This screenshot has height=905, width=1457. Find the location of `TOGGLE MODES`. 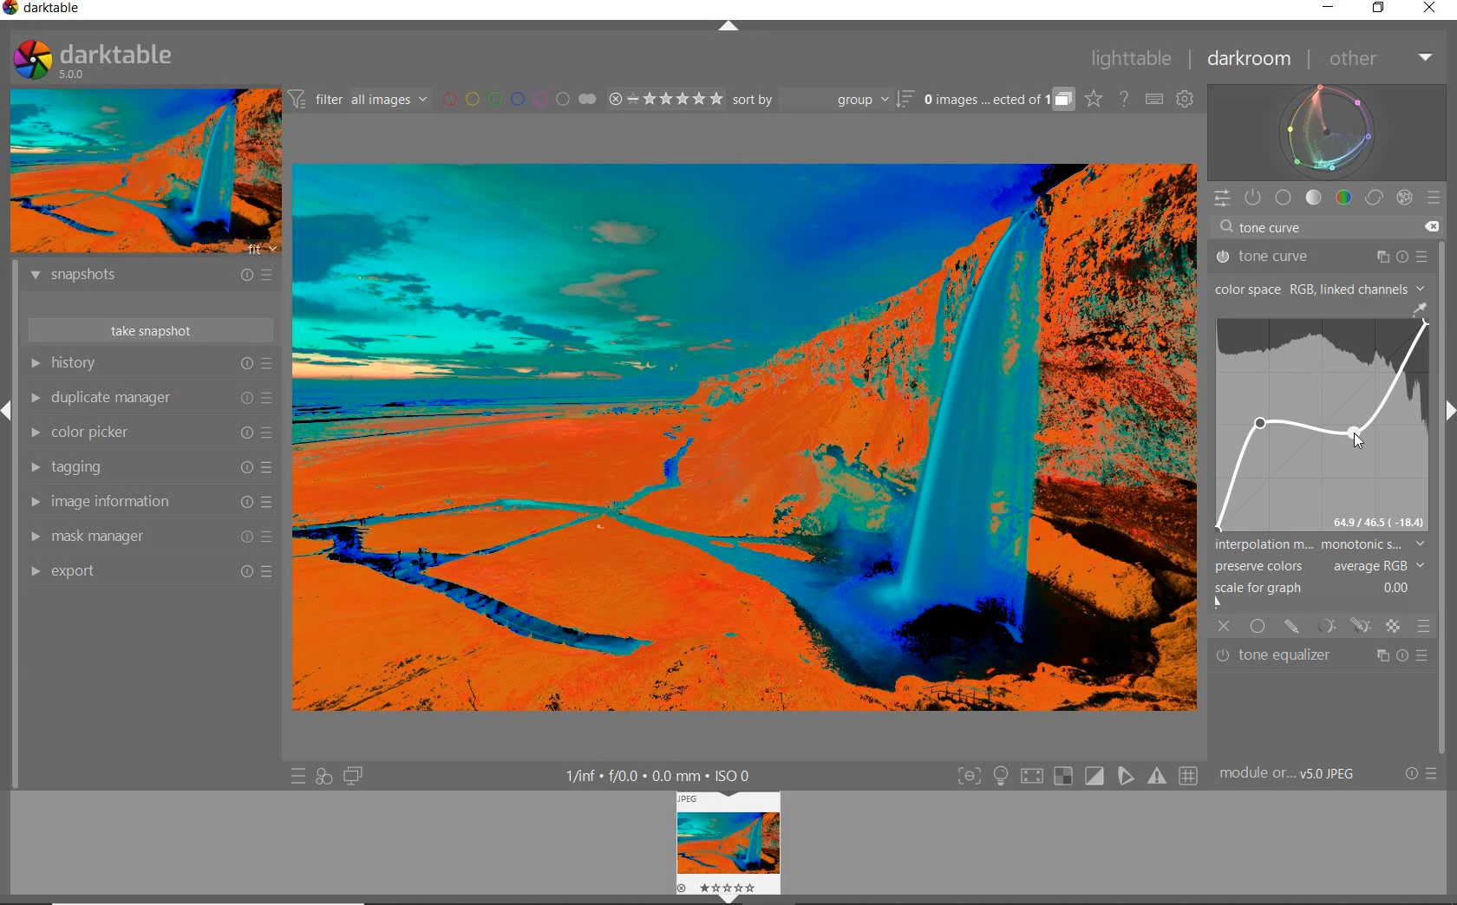

TOGGLE MODES is located at coordinates (1076, 777).